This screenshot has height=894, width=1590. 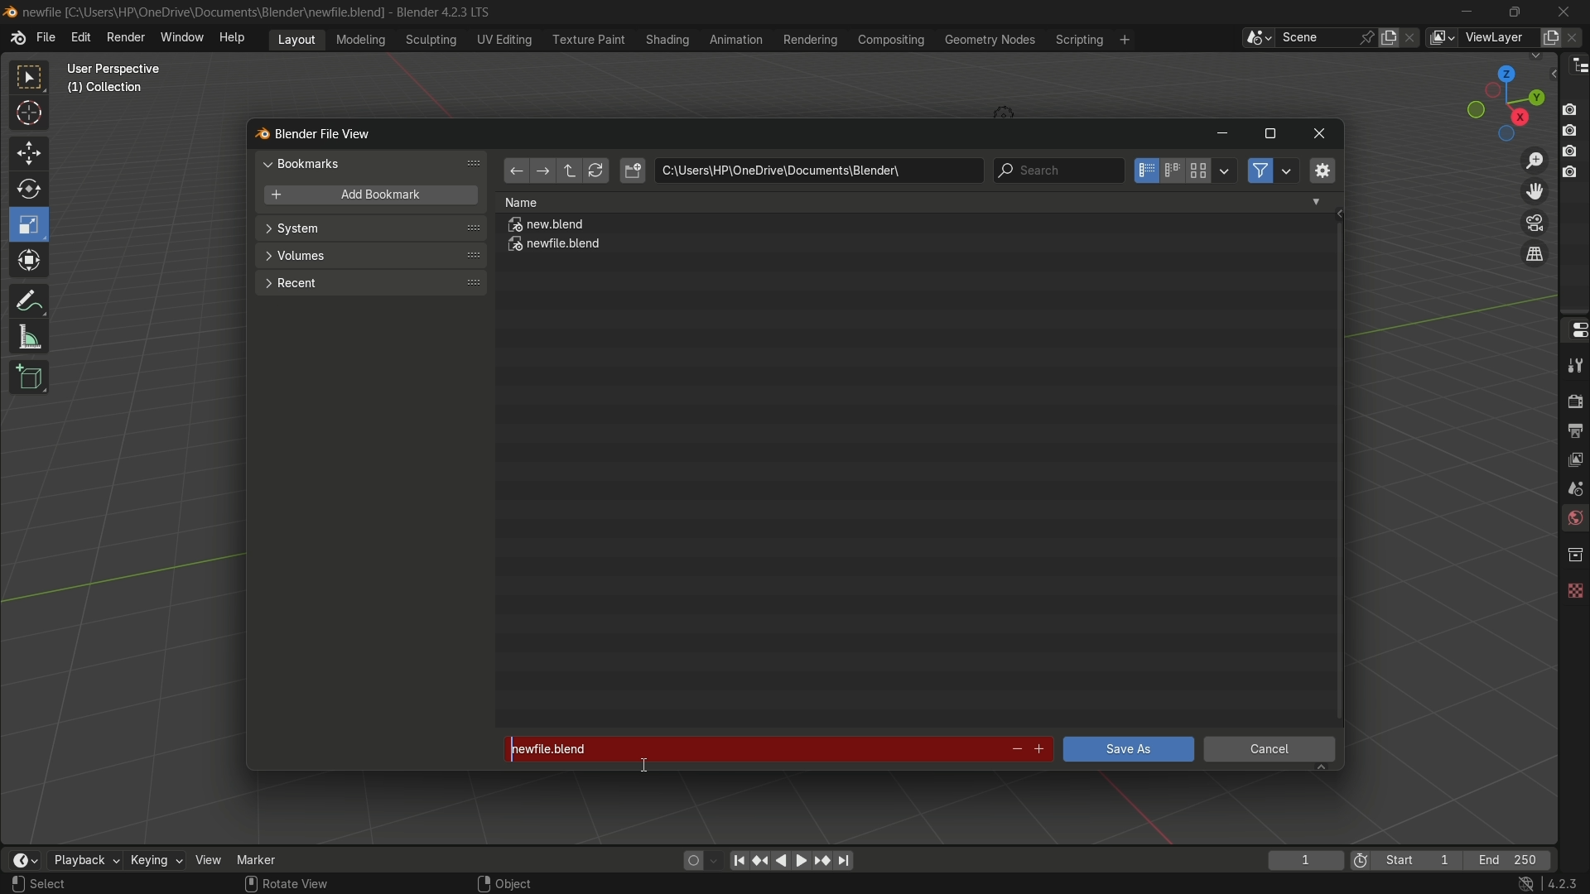 What do you see at coordinates (1406, 860) in the screenshot?
I see `first frame of the playback` at bounding box center [1406, 860].